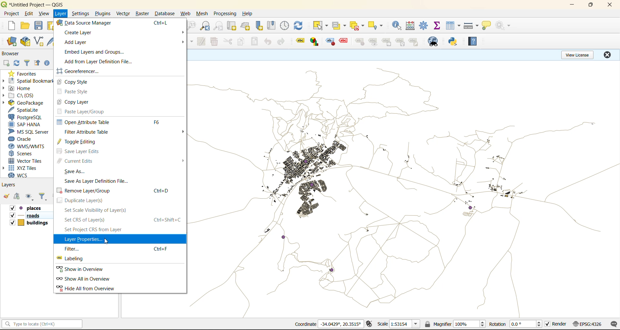 This screenshot has width=620, height=330. Describe the element at coordinates (83, 152) in the screenshot. I see `save layer edits` at that location.